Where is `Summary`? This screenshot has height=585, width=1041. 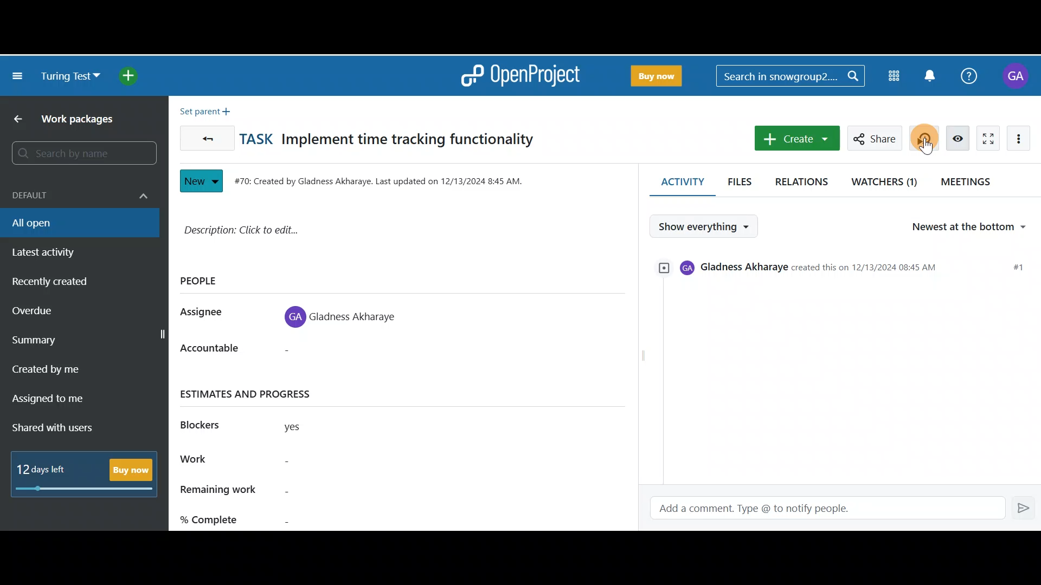 Summary is located at coordinates (86, 342).